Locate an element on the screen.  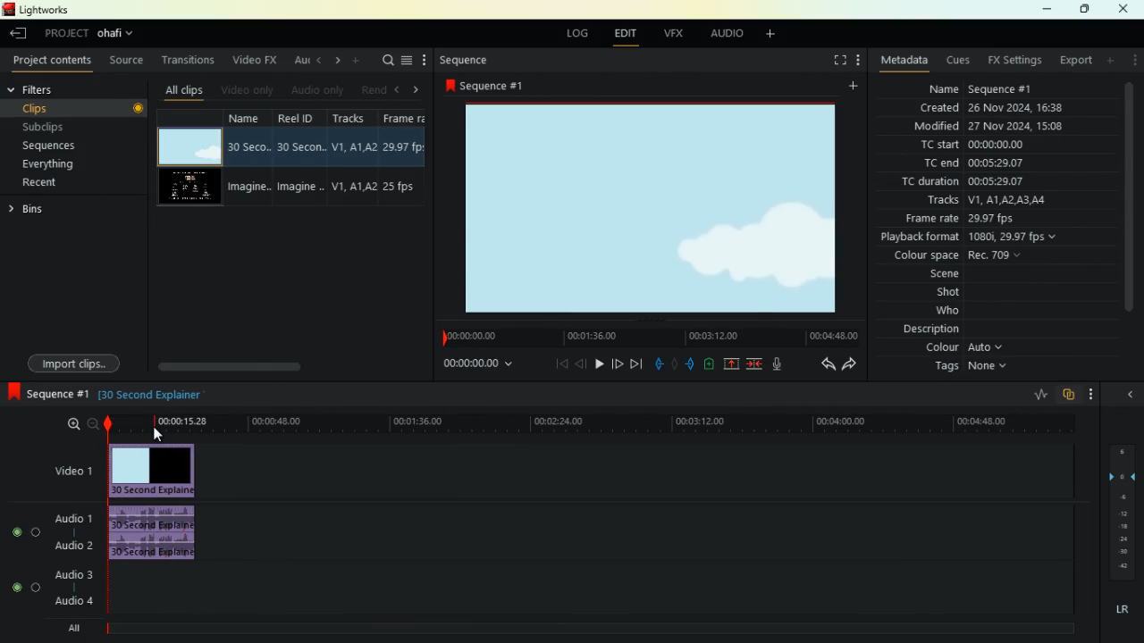
recent is located at coordinates (48, 182).